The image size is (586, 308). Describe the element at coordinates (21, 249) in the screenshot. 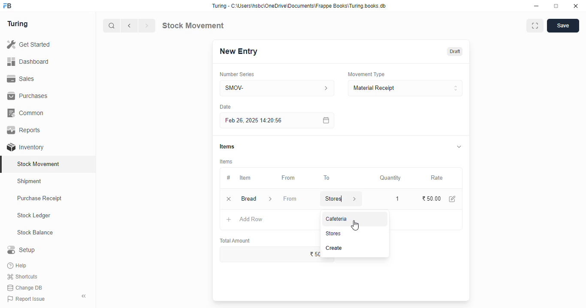

I see `setup` at that location.